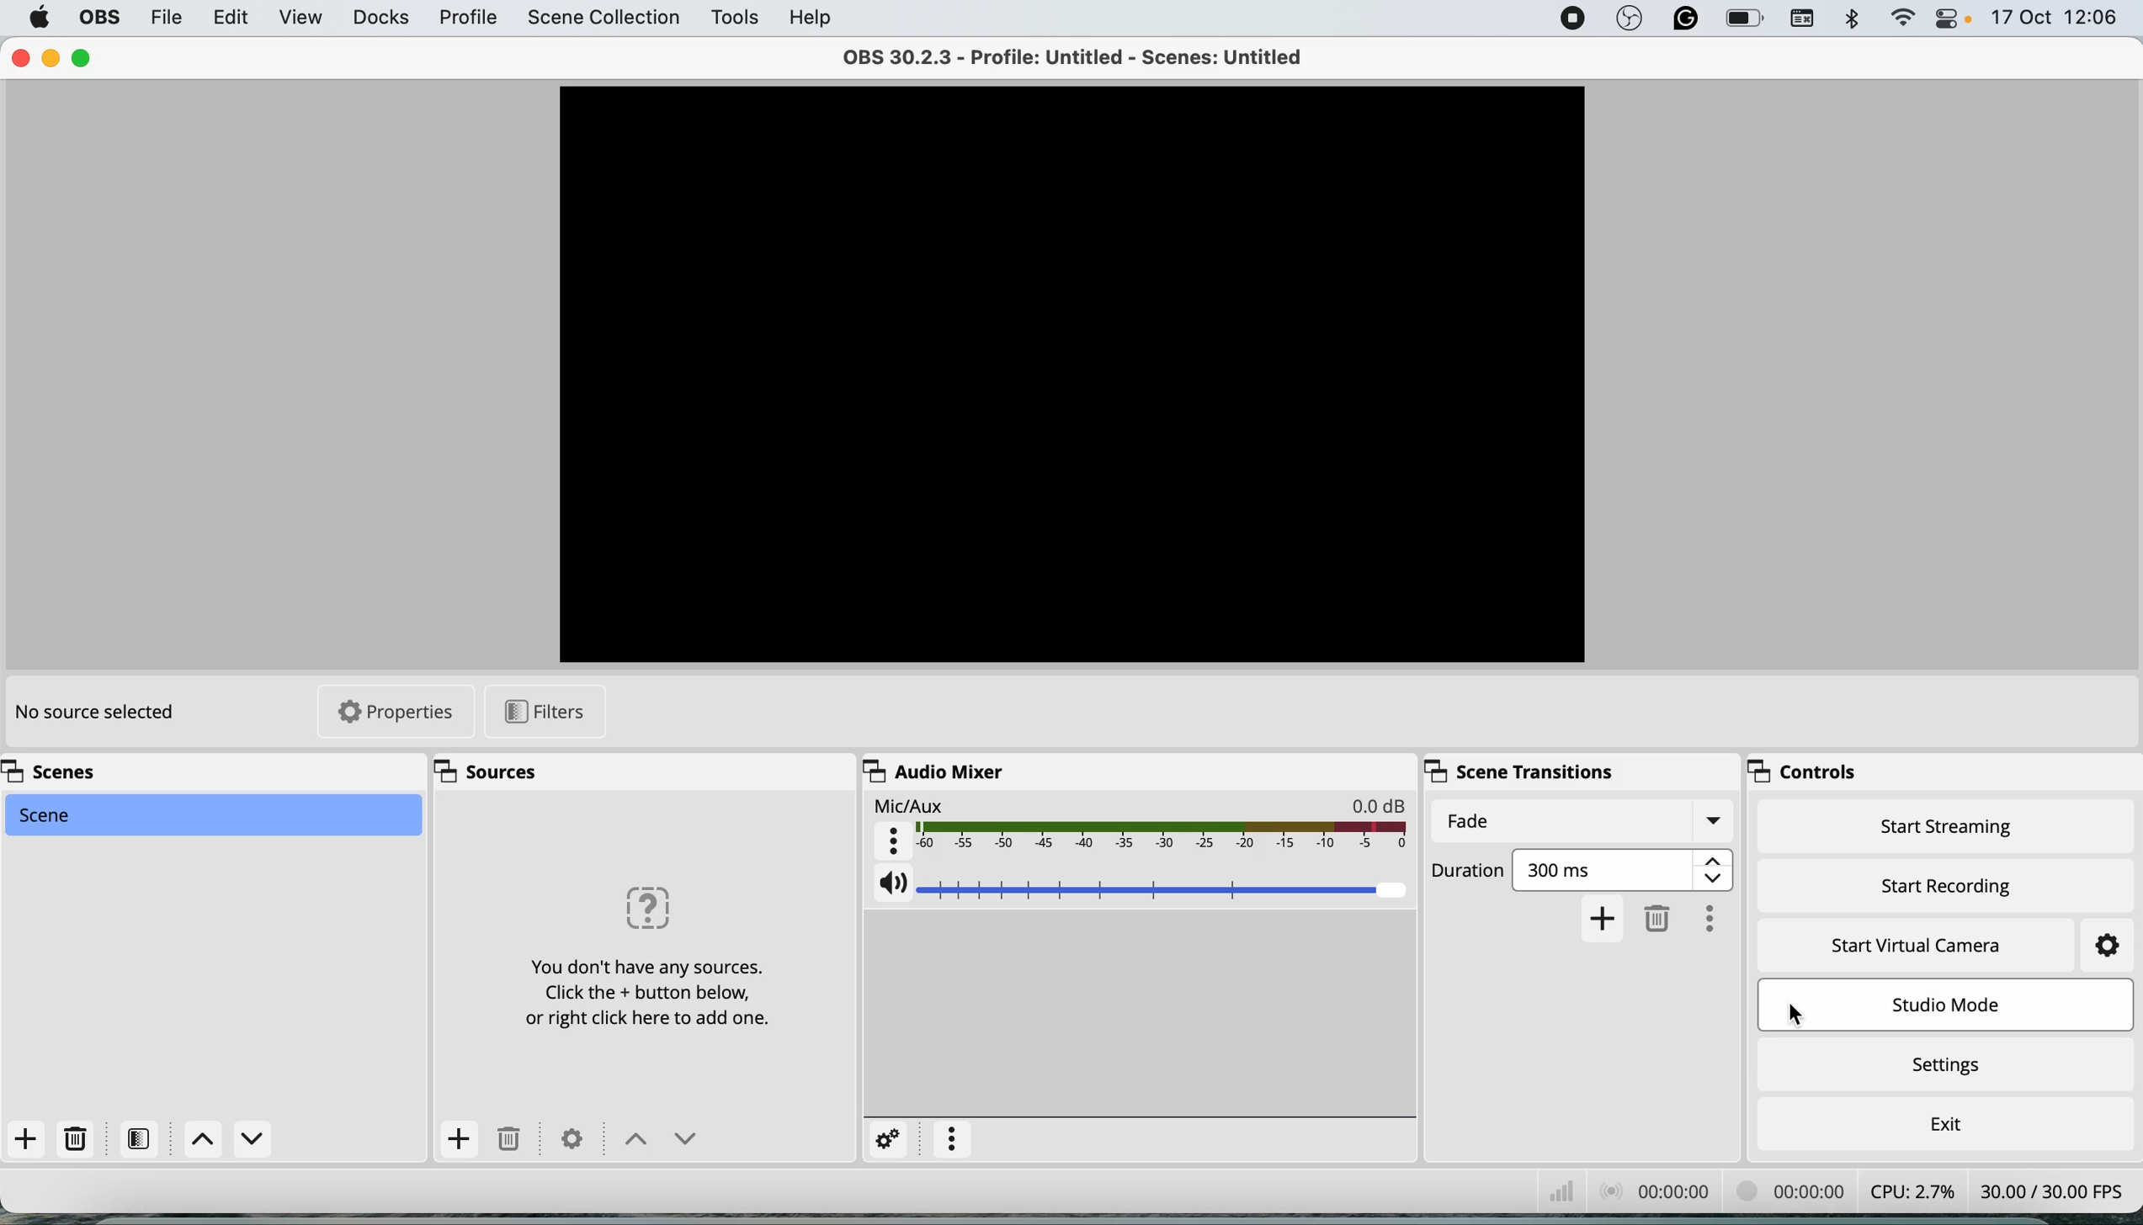 The width and height of the screenshot is (2143, 1225). What do you see at coordinates (20, 59) in the screenshot?
I see `close` at bounding box center [20, 59].